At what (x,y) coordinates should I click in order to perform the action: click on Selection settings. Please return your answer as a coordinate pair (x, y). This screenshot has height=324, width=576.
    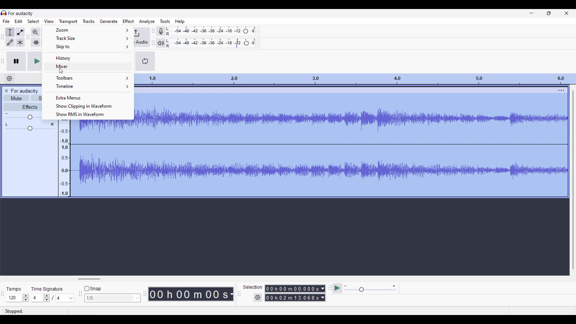
    Looking at the image, I should click on (258, 298).